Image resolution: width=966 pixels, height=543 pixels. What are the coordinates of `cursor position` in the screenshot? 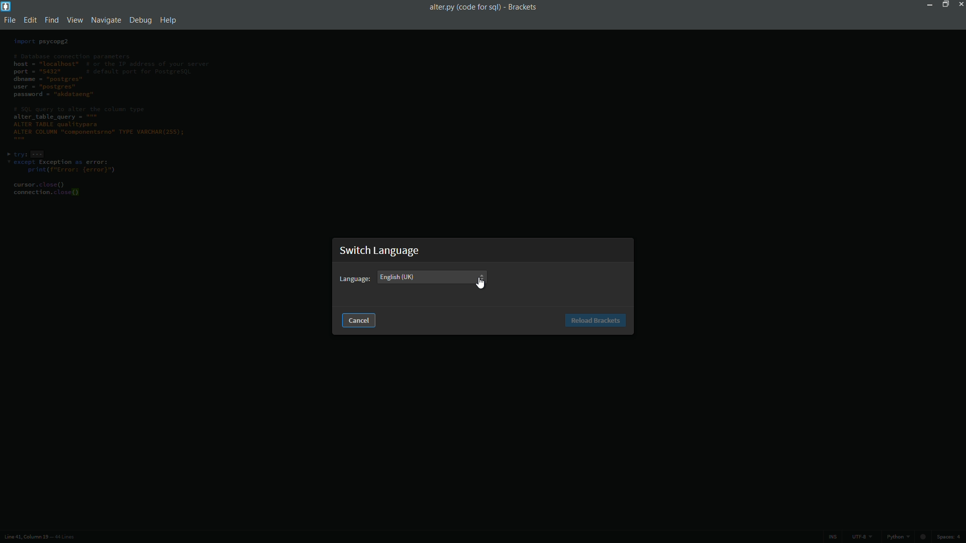 It's located at (24, 537).